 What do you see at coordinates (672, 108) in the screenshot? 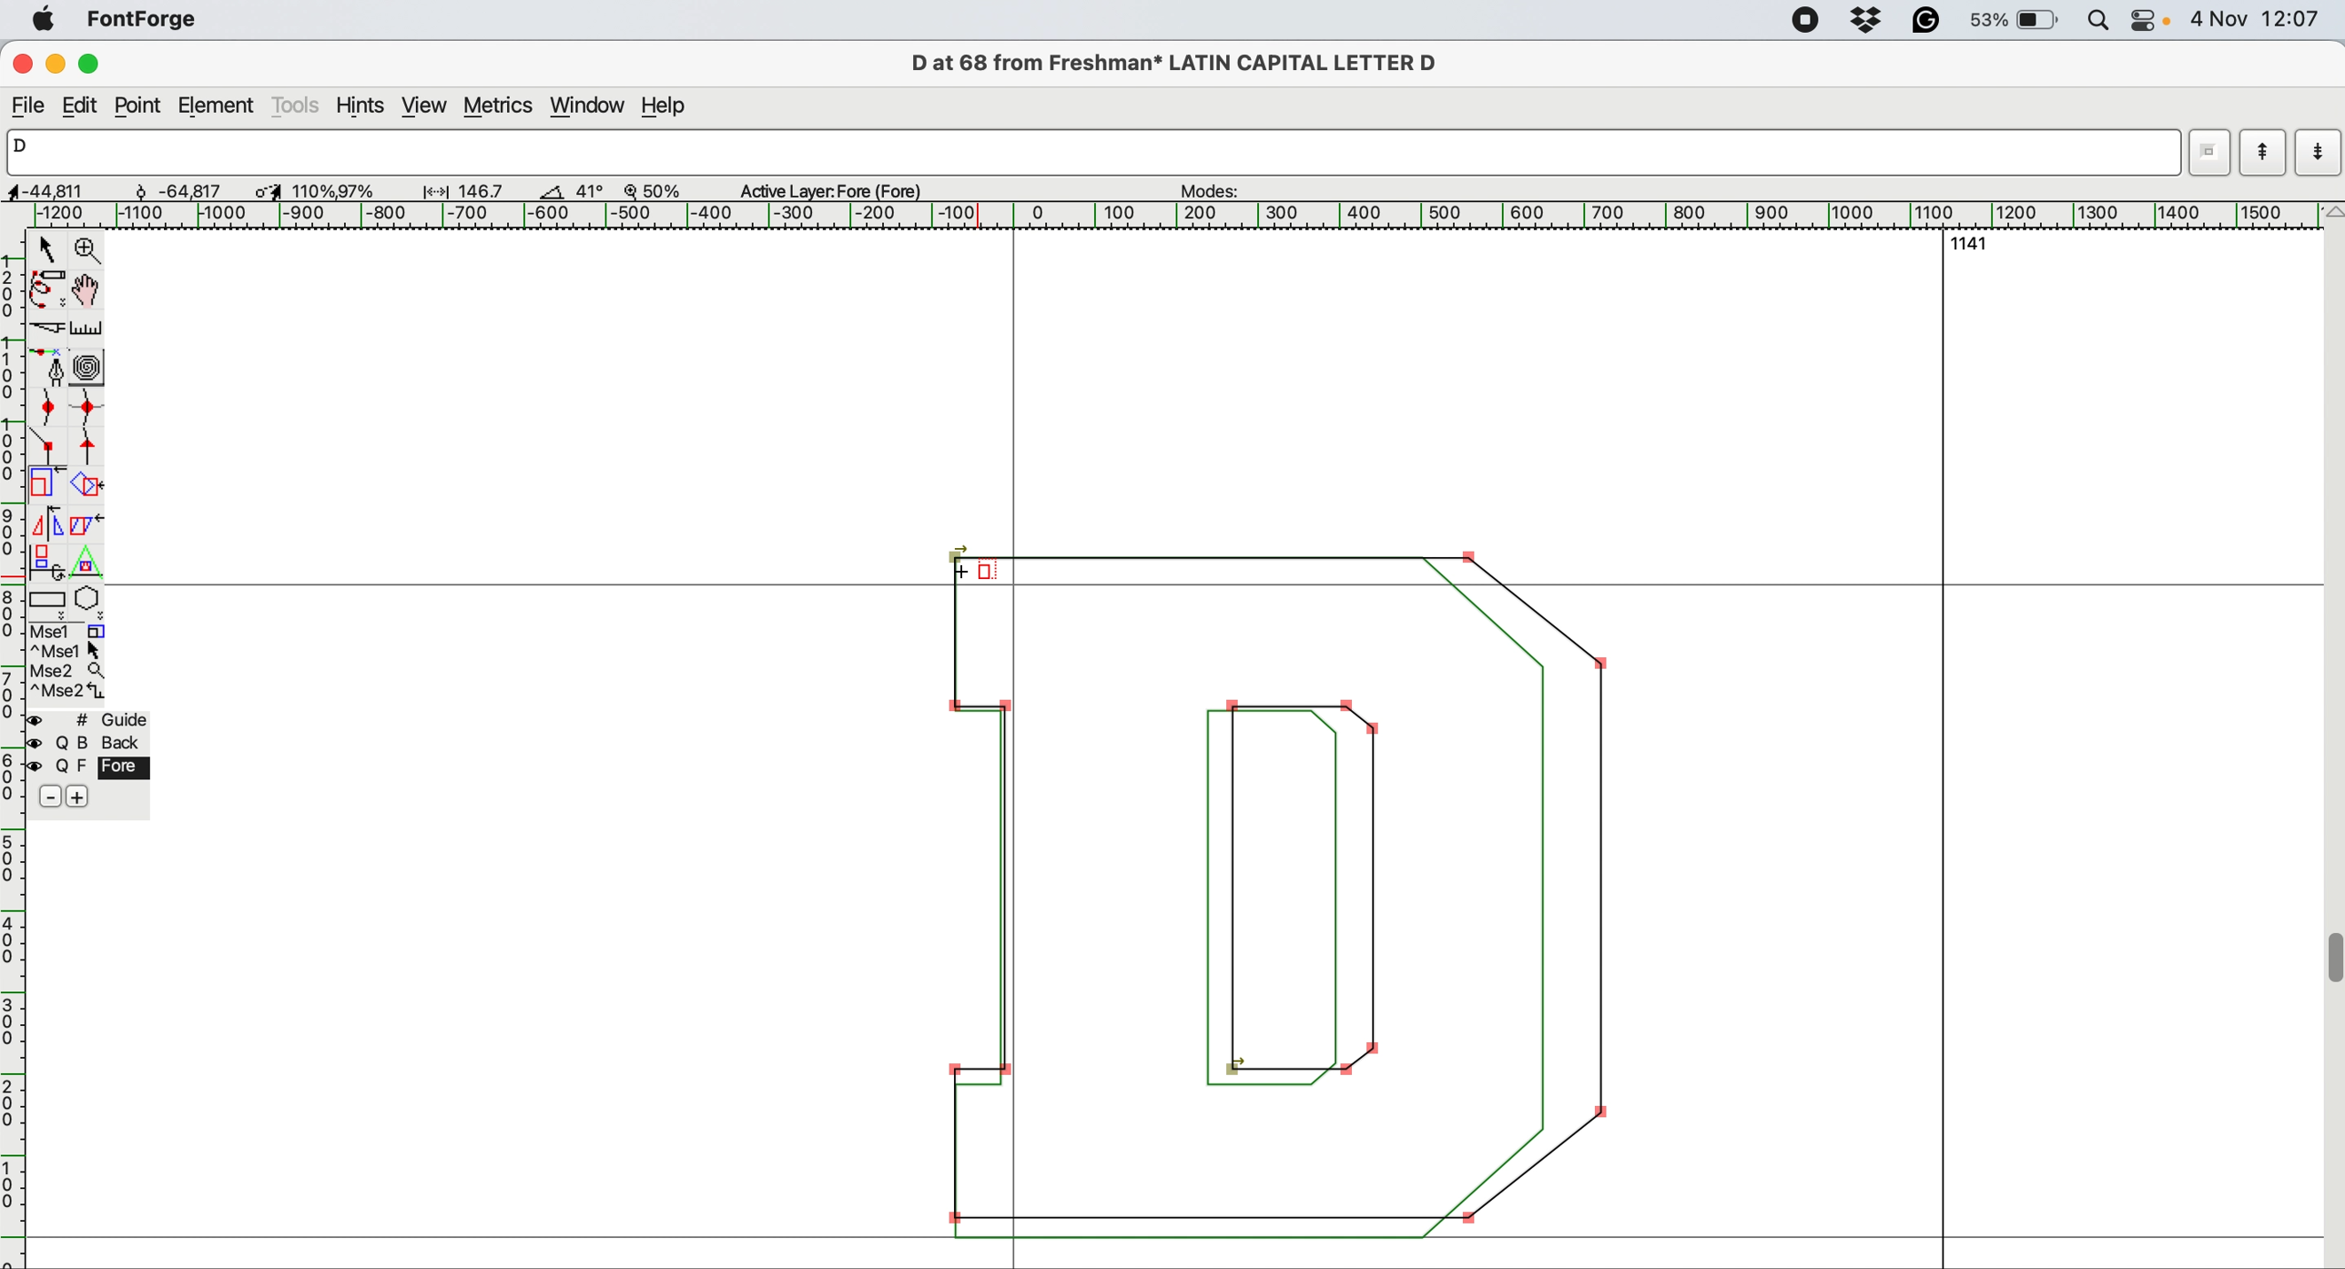
I see `help` at bounding box center [672, 108].